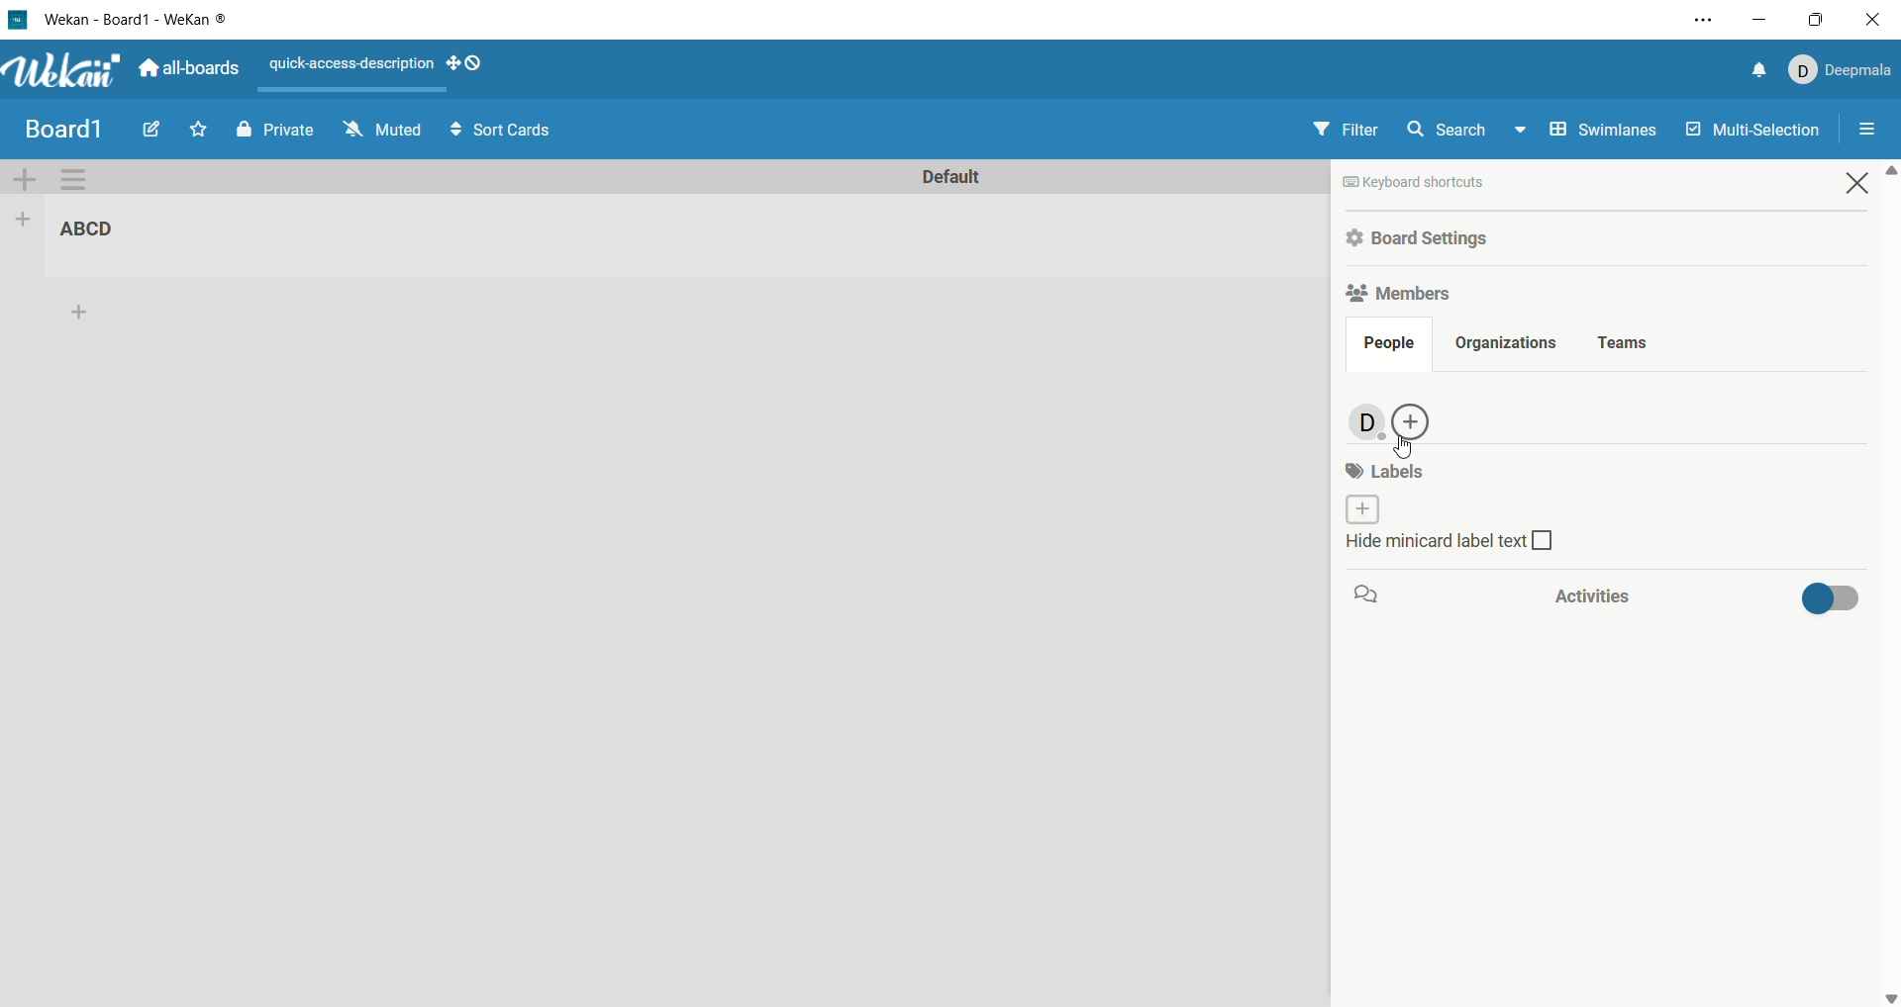  Describe the element at coordinates (1422, 240) in the screenshot. I see `board settings` at that location.